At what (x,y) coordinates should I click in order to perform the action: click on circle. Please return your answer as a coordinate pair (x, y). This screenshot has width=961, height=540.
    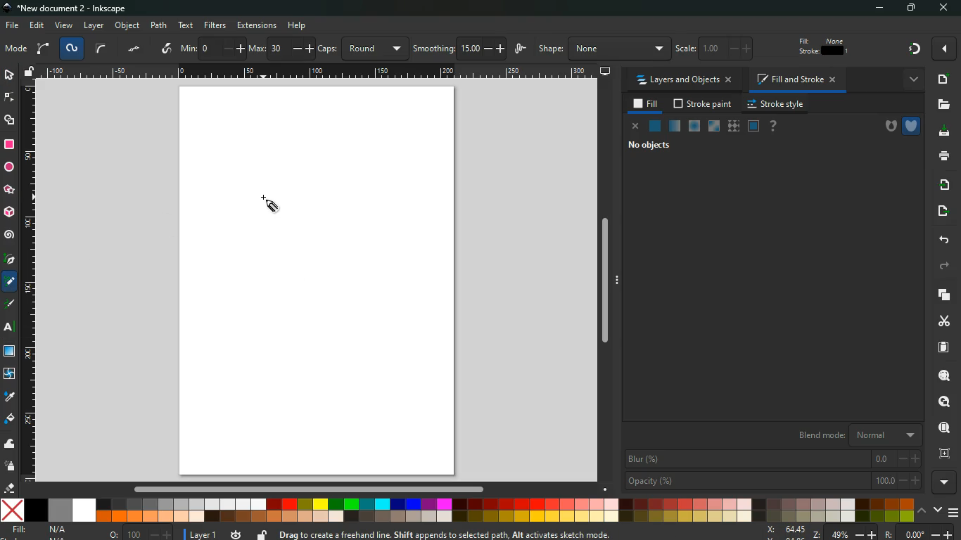
    Looking at the image, I should click on (8, 168).